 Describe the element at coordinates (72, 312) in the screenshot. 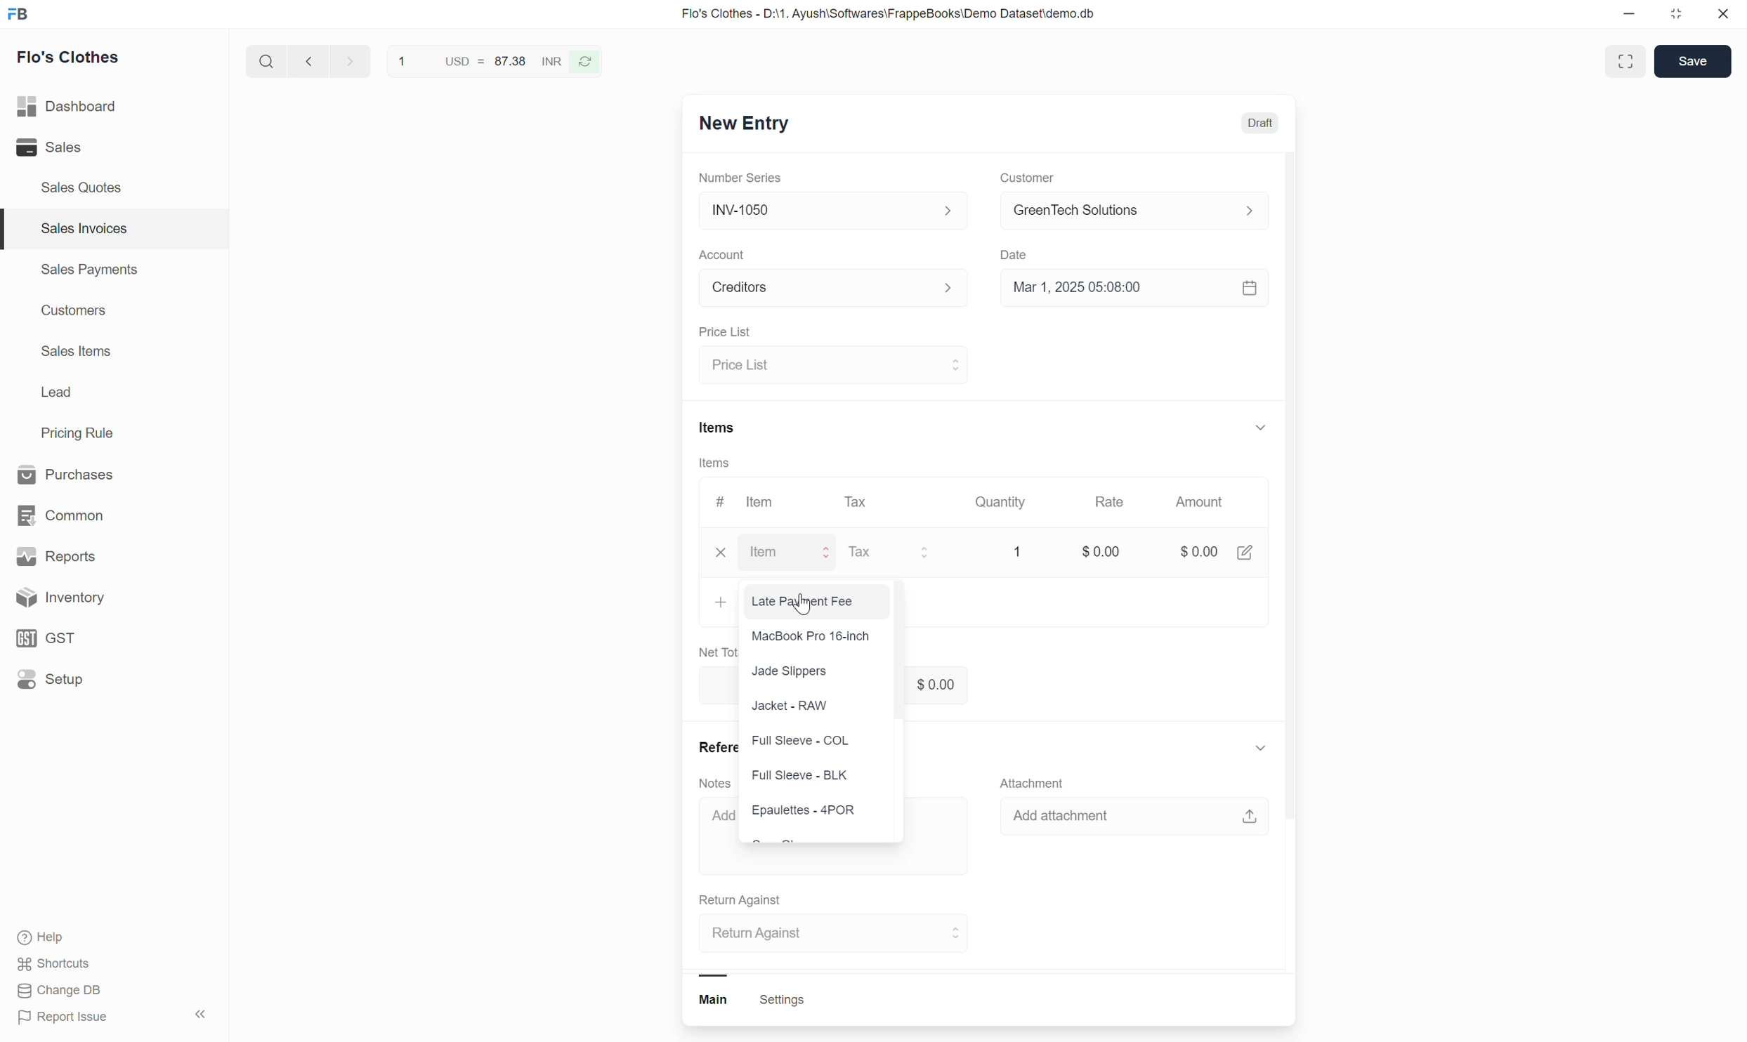

I see `Customers` at that location.